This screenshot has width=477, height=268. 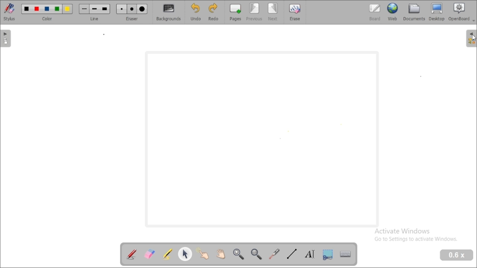 I want to click on previous, so click(x=255, y=12).